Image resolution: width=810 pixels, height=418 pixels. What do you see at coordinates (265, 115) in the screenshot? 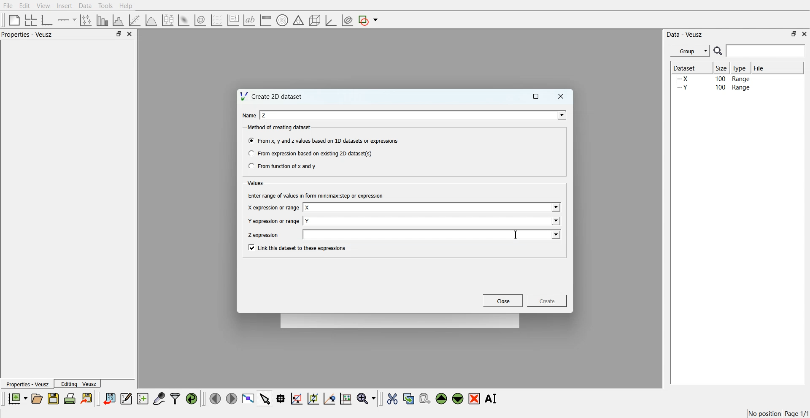
I see `Z` at bounding box center [265, 115].